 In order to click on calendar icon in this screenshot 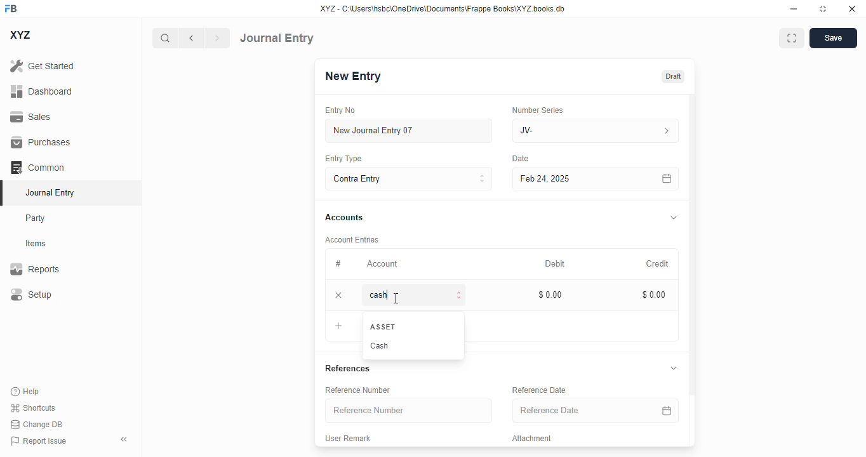, I will do `click(666, 410)`.